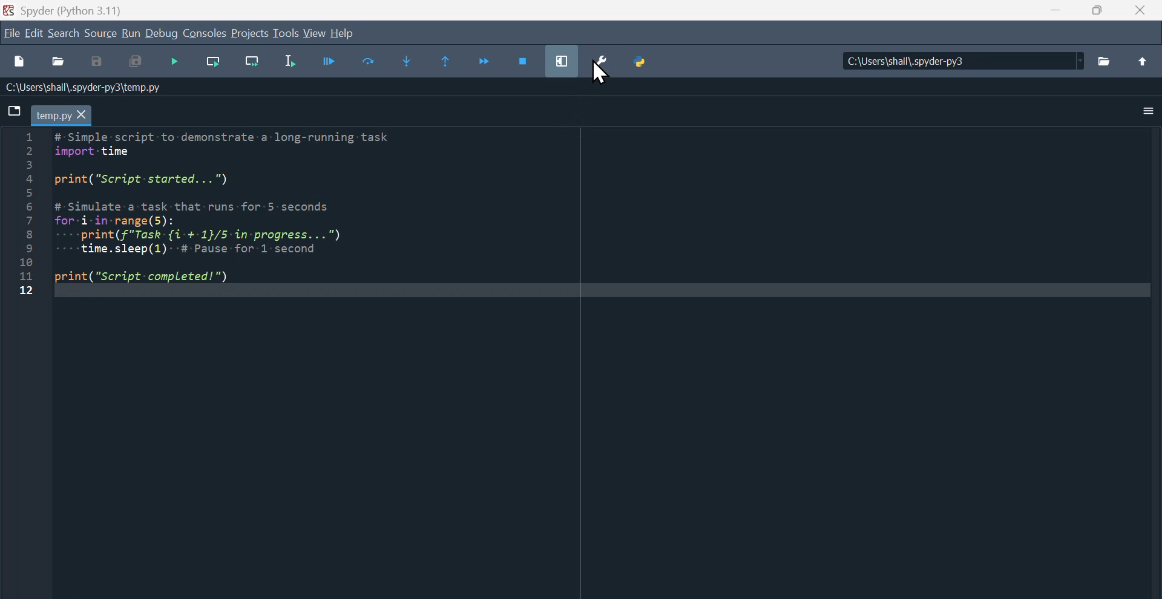 The height and width of the screenshot is (599, 1162). I want to click on Location of the file, so click(963, 58).